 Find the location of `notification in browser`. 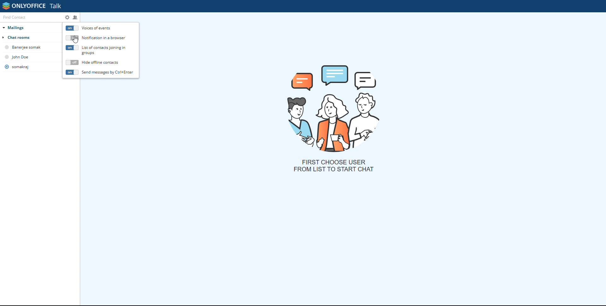

notification in browser is located at coordinates (72, 38).